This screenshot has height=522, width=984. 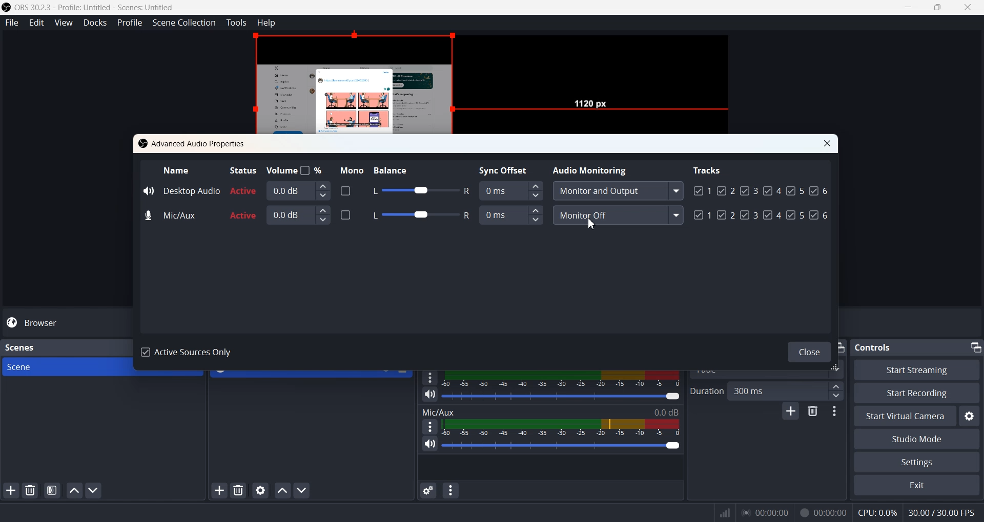 What do you see at coordinates (561, 427) in the screenshot?
I see `Volume Indicator` at bounding box center [561, 427].